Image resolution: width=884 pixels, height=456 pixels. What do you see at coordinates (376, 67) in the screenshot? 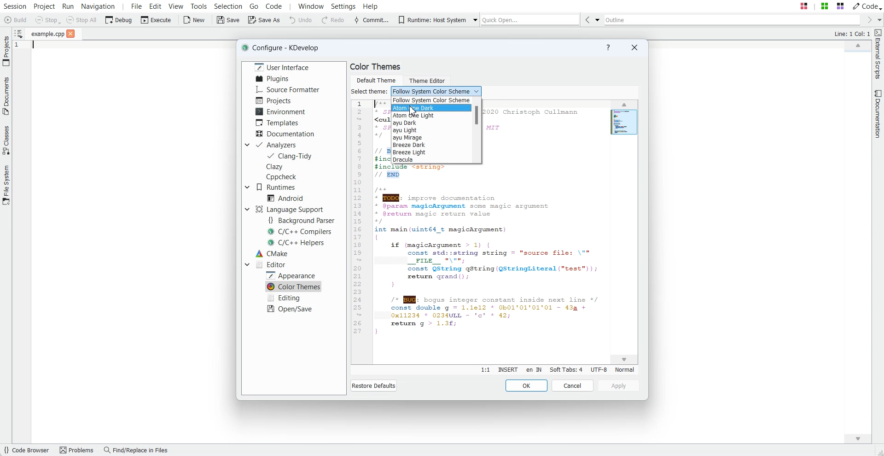
I see `Text` at bounding box center [376, 67].